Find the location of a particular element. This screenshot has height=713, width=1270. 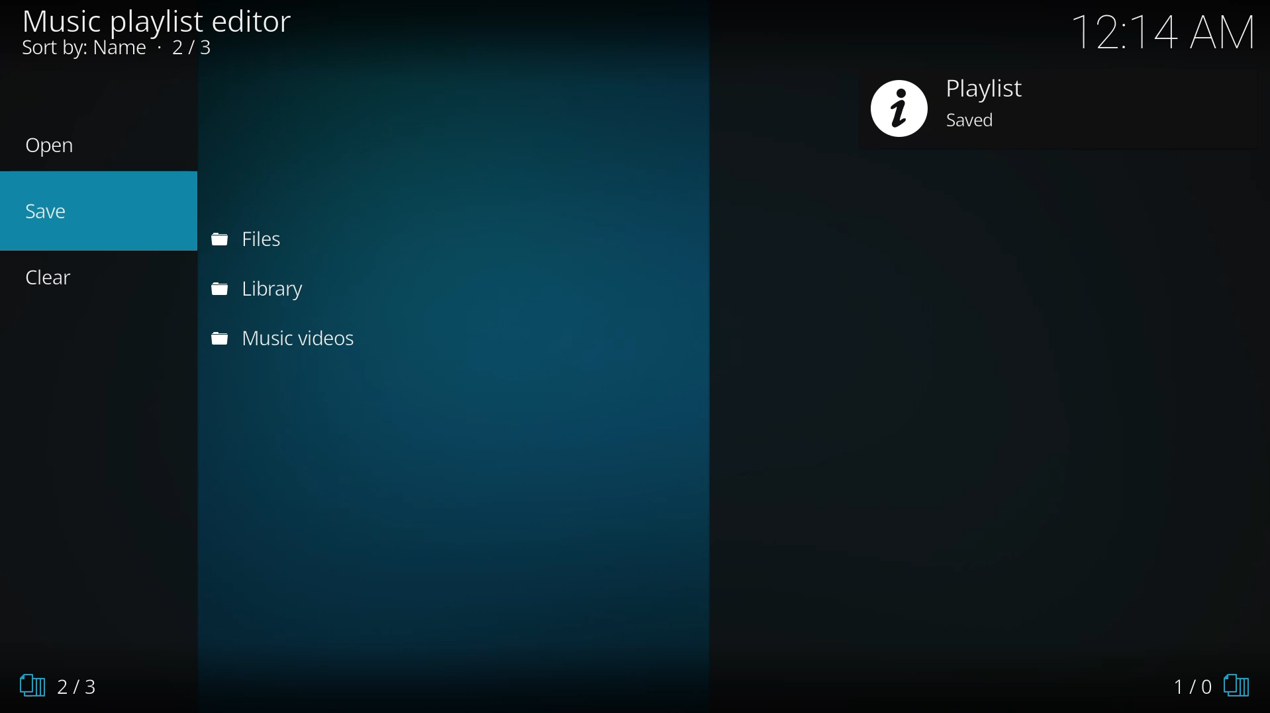

2/3 is located at coordinates (58, 685).